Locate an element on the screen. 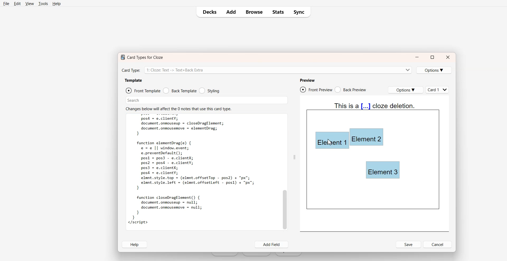  Card Type is located at coordinates (266, 70).